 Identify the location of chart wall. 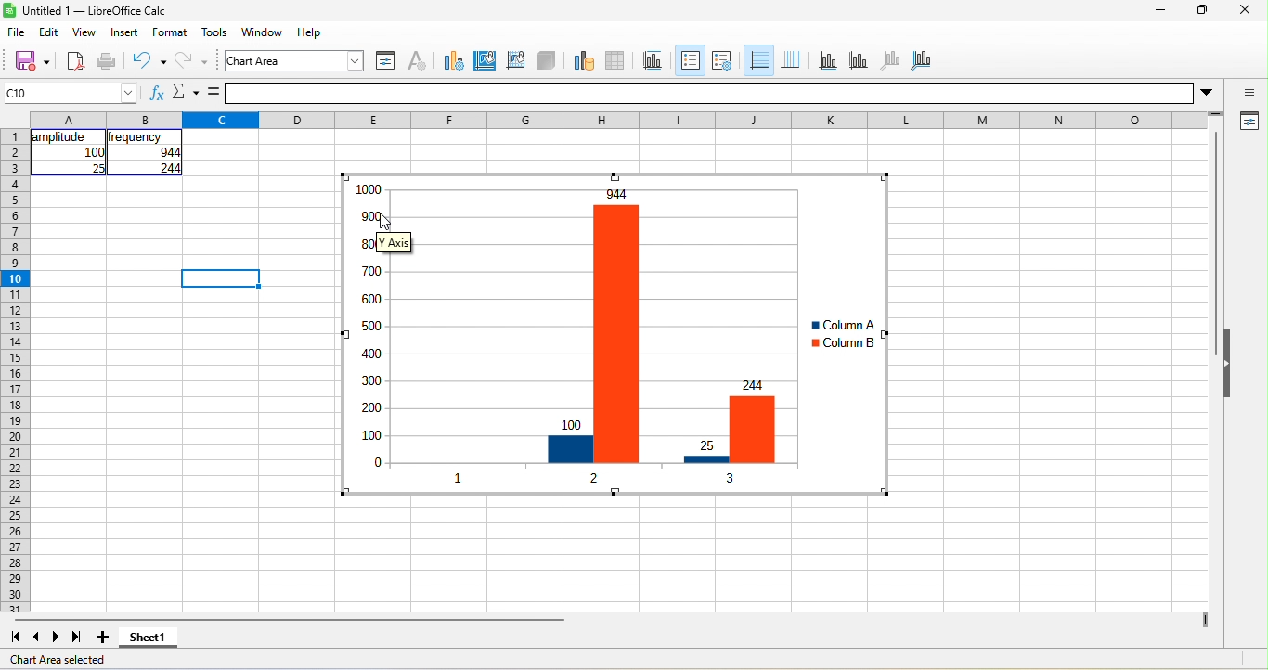
(515, 58).